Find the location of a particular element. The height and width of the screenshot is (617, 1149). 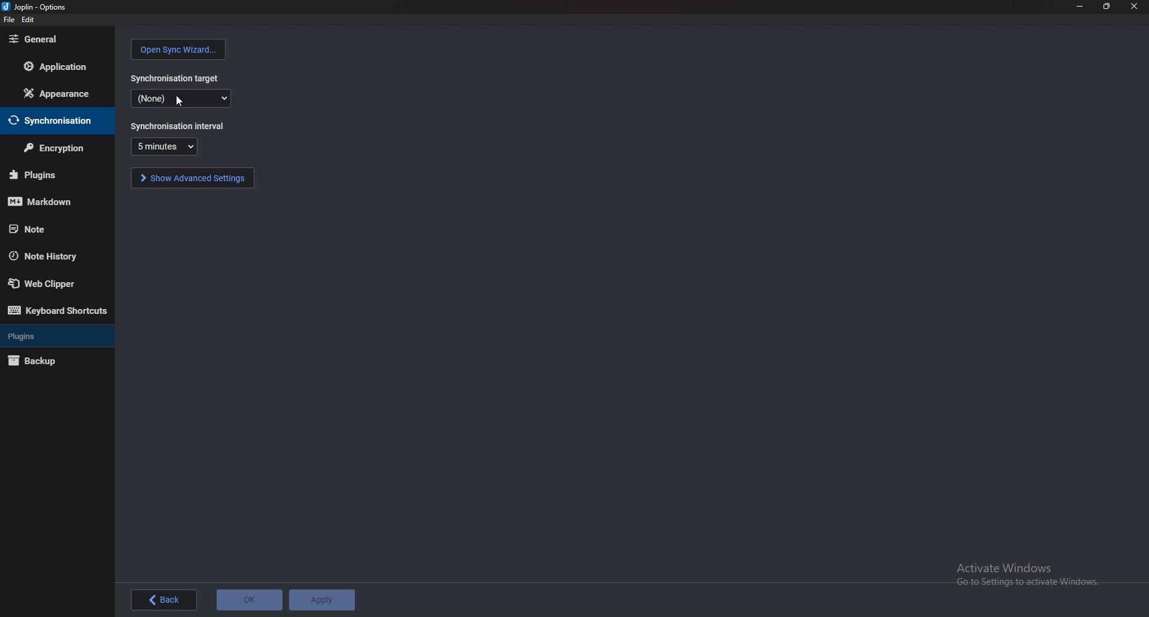

Edit is located at coordinates (27, 20).